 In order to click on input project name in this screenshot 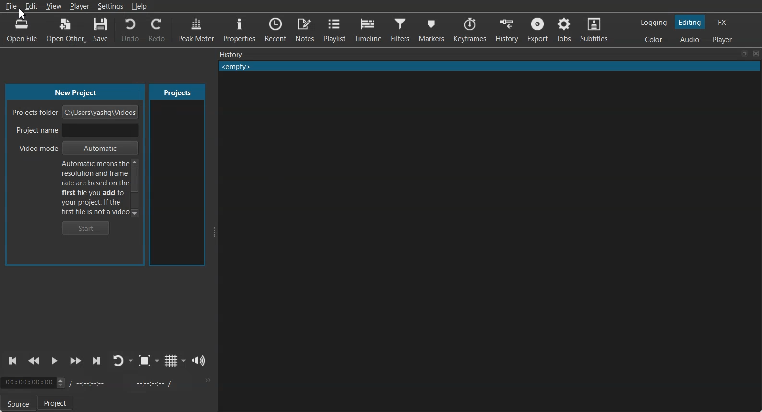, I will do `click(99, 131)`.